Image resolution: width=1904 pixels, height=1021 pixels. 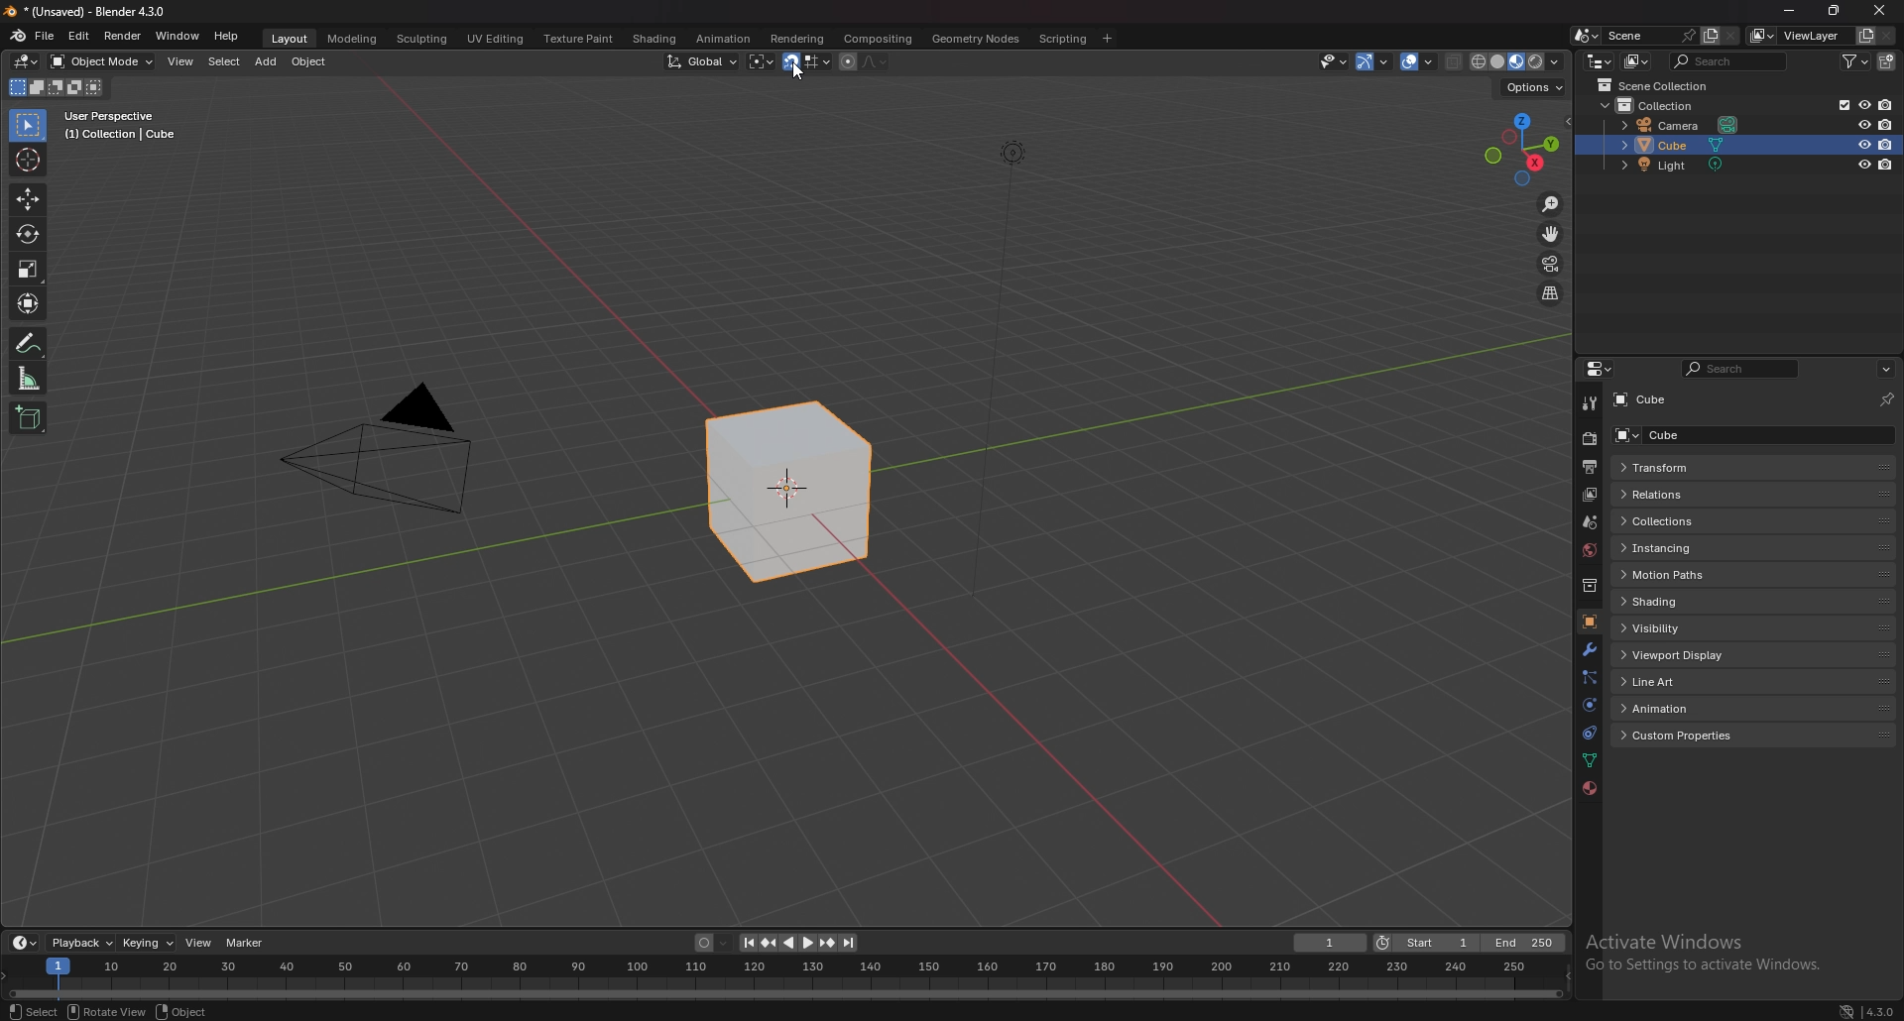 What do you see at coordinates (1885, 369) in the screenshot?
I see `options` at bounding box center [1885, 369].